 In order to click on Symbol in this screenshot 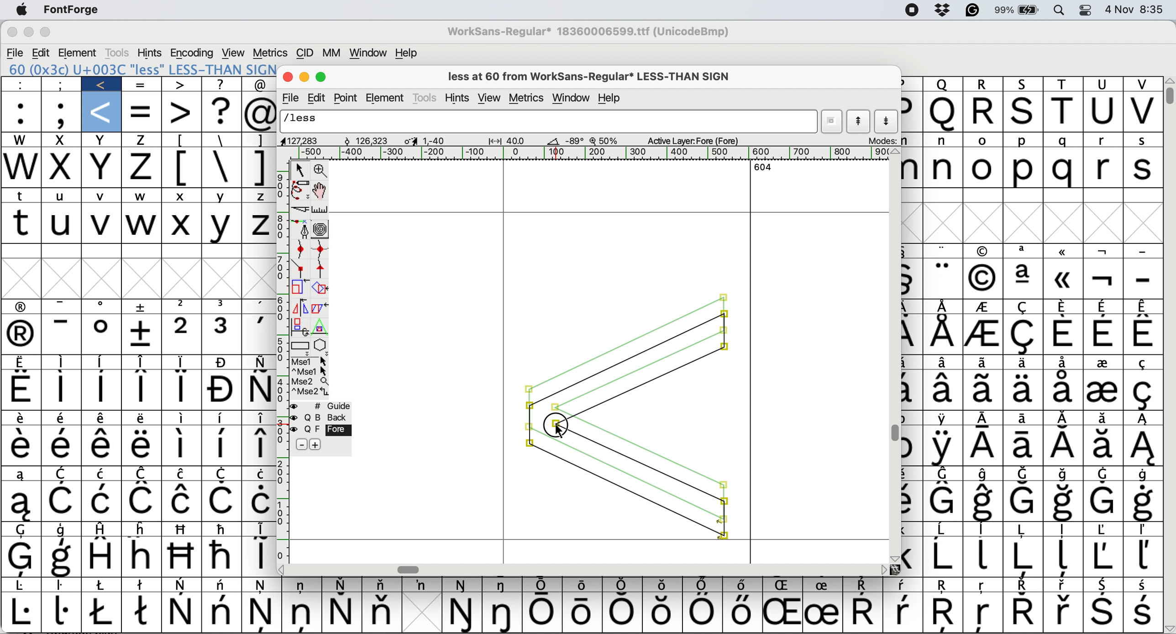, I will do `click(943, 251)`.